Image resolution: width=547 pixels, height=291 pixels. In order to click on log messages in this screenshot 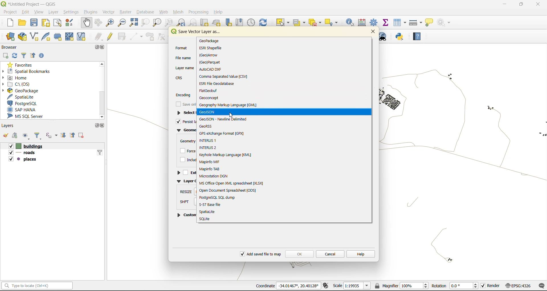, I will do `click(540, 285)`.